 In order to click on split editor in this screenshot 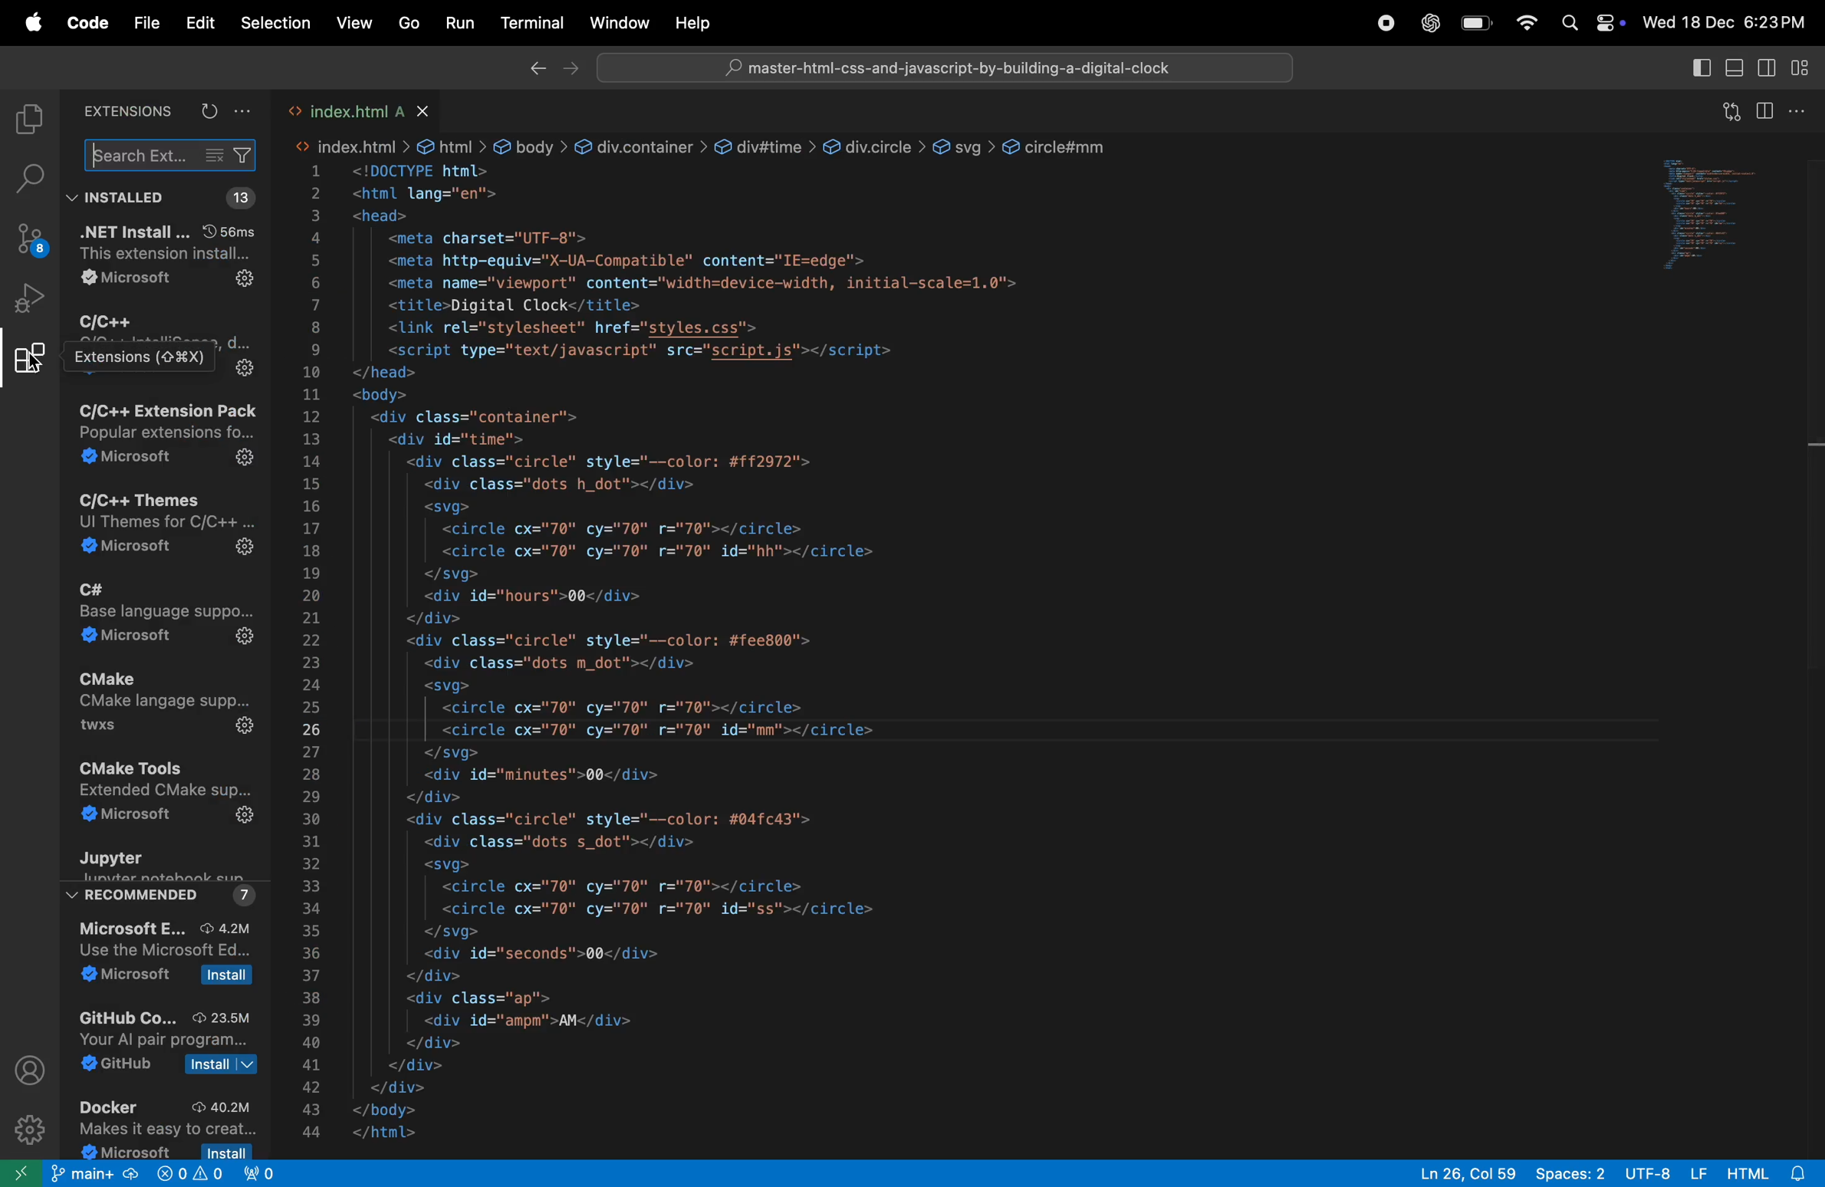, I will do `click(1770, 109)`.